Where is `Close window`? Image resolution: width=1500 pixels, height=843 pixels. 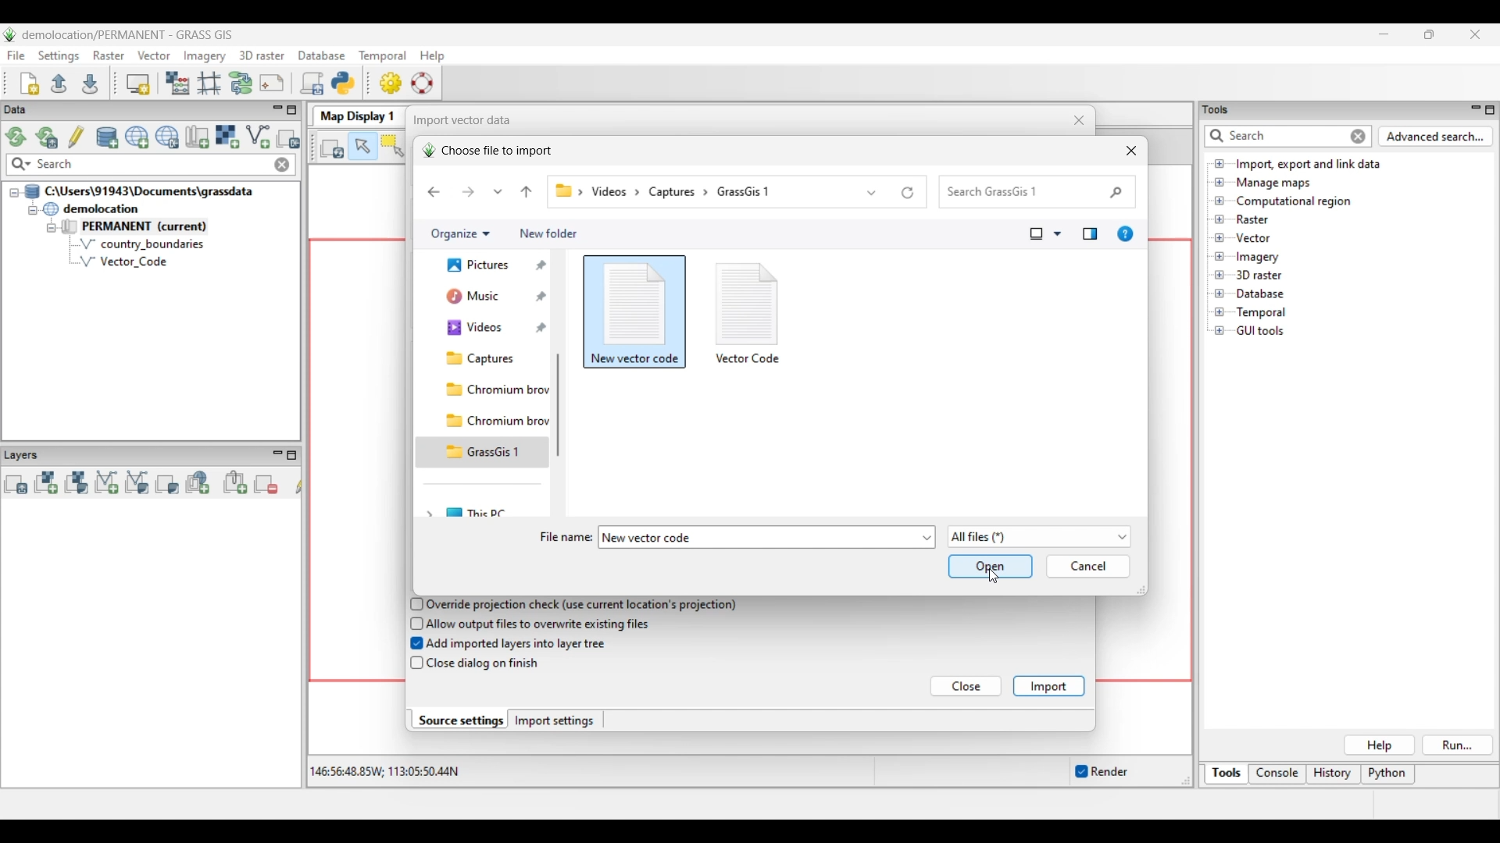
Close window is located at coordinates (1131, 151).